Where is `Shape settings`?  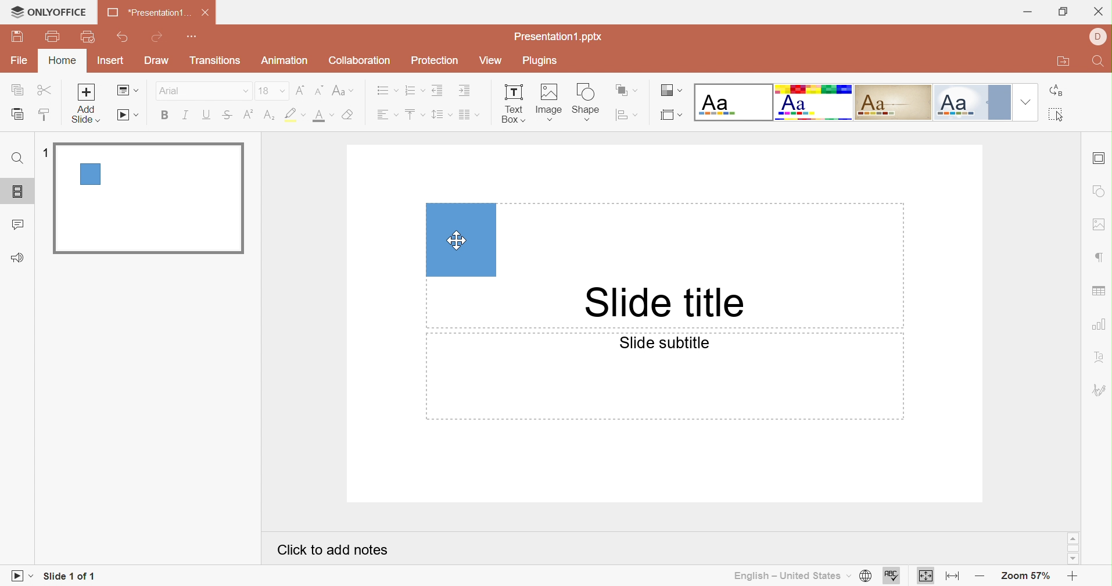
Shape settings is located at coordinates (1099, 191).